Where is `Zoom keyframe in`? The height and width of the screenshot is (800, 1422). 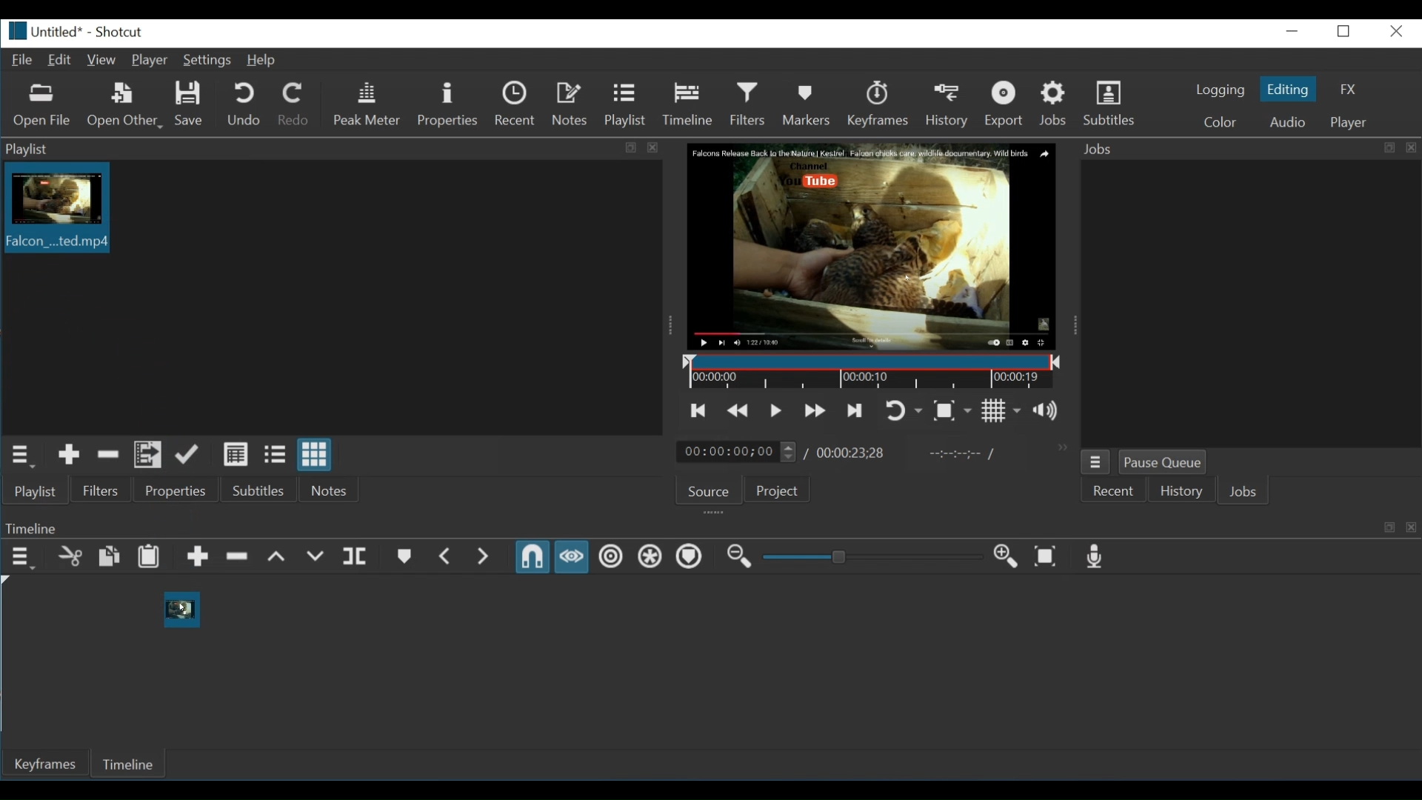
Zoom keyframe in is located at coordinates (1003, 555).